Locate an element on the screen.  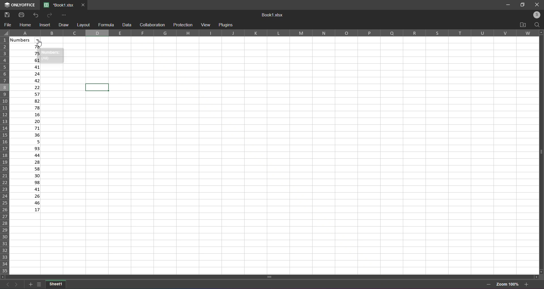
Numbers is located at coordinates (28, 40).